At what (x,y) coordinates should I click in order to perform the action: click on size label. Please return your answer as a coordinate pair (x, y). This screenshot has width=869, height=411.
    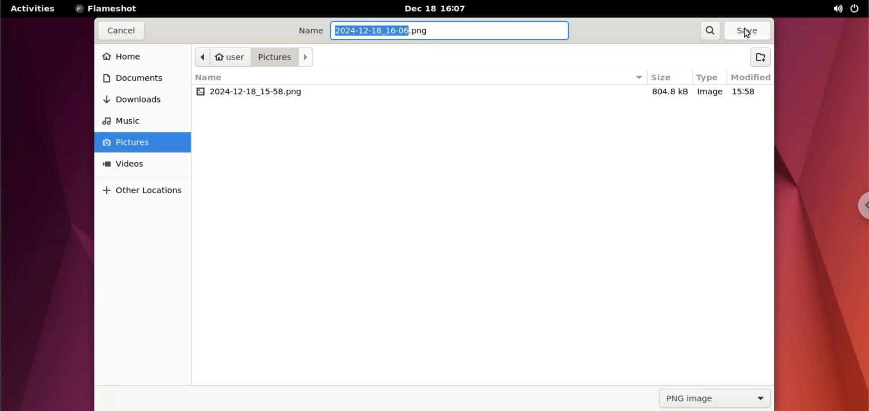
    Looking at the image, I should click on (663, 78).